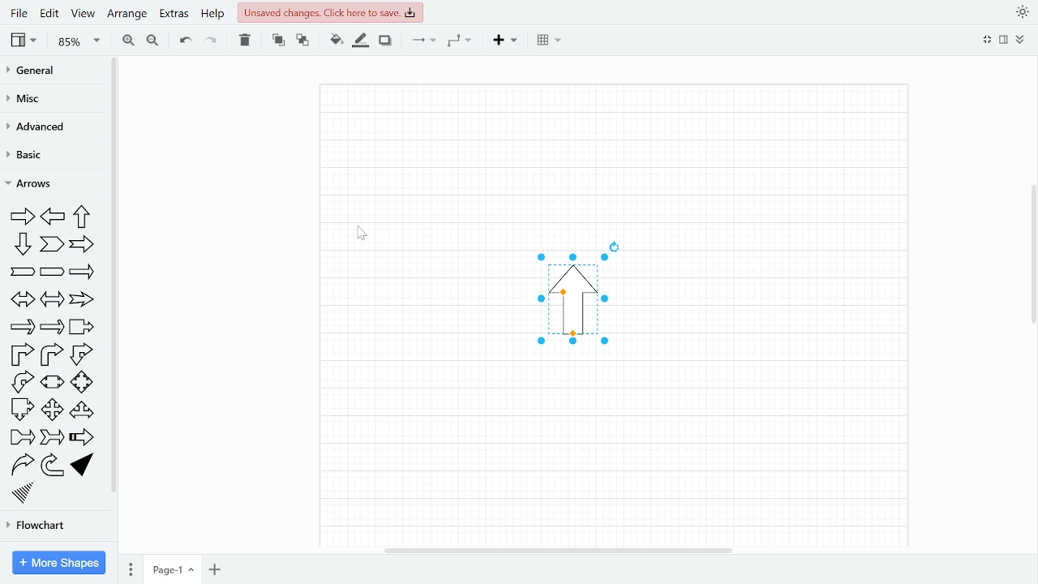 Image resolution: width=1038 pixels, height=584 pixels. What do you see at coordinates (1019, 13) in the screenshot?
I see `Appearence` at bounding box center [1019, 13].